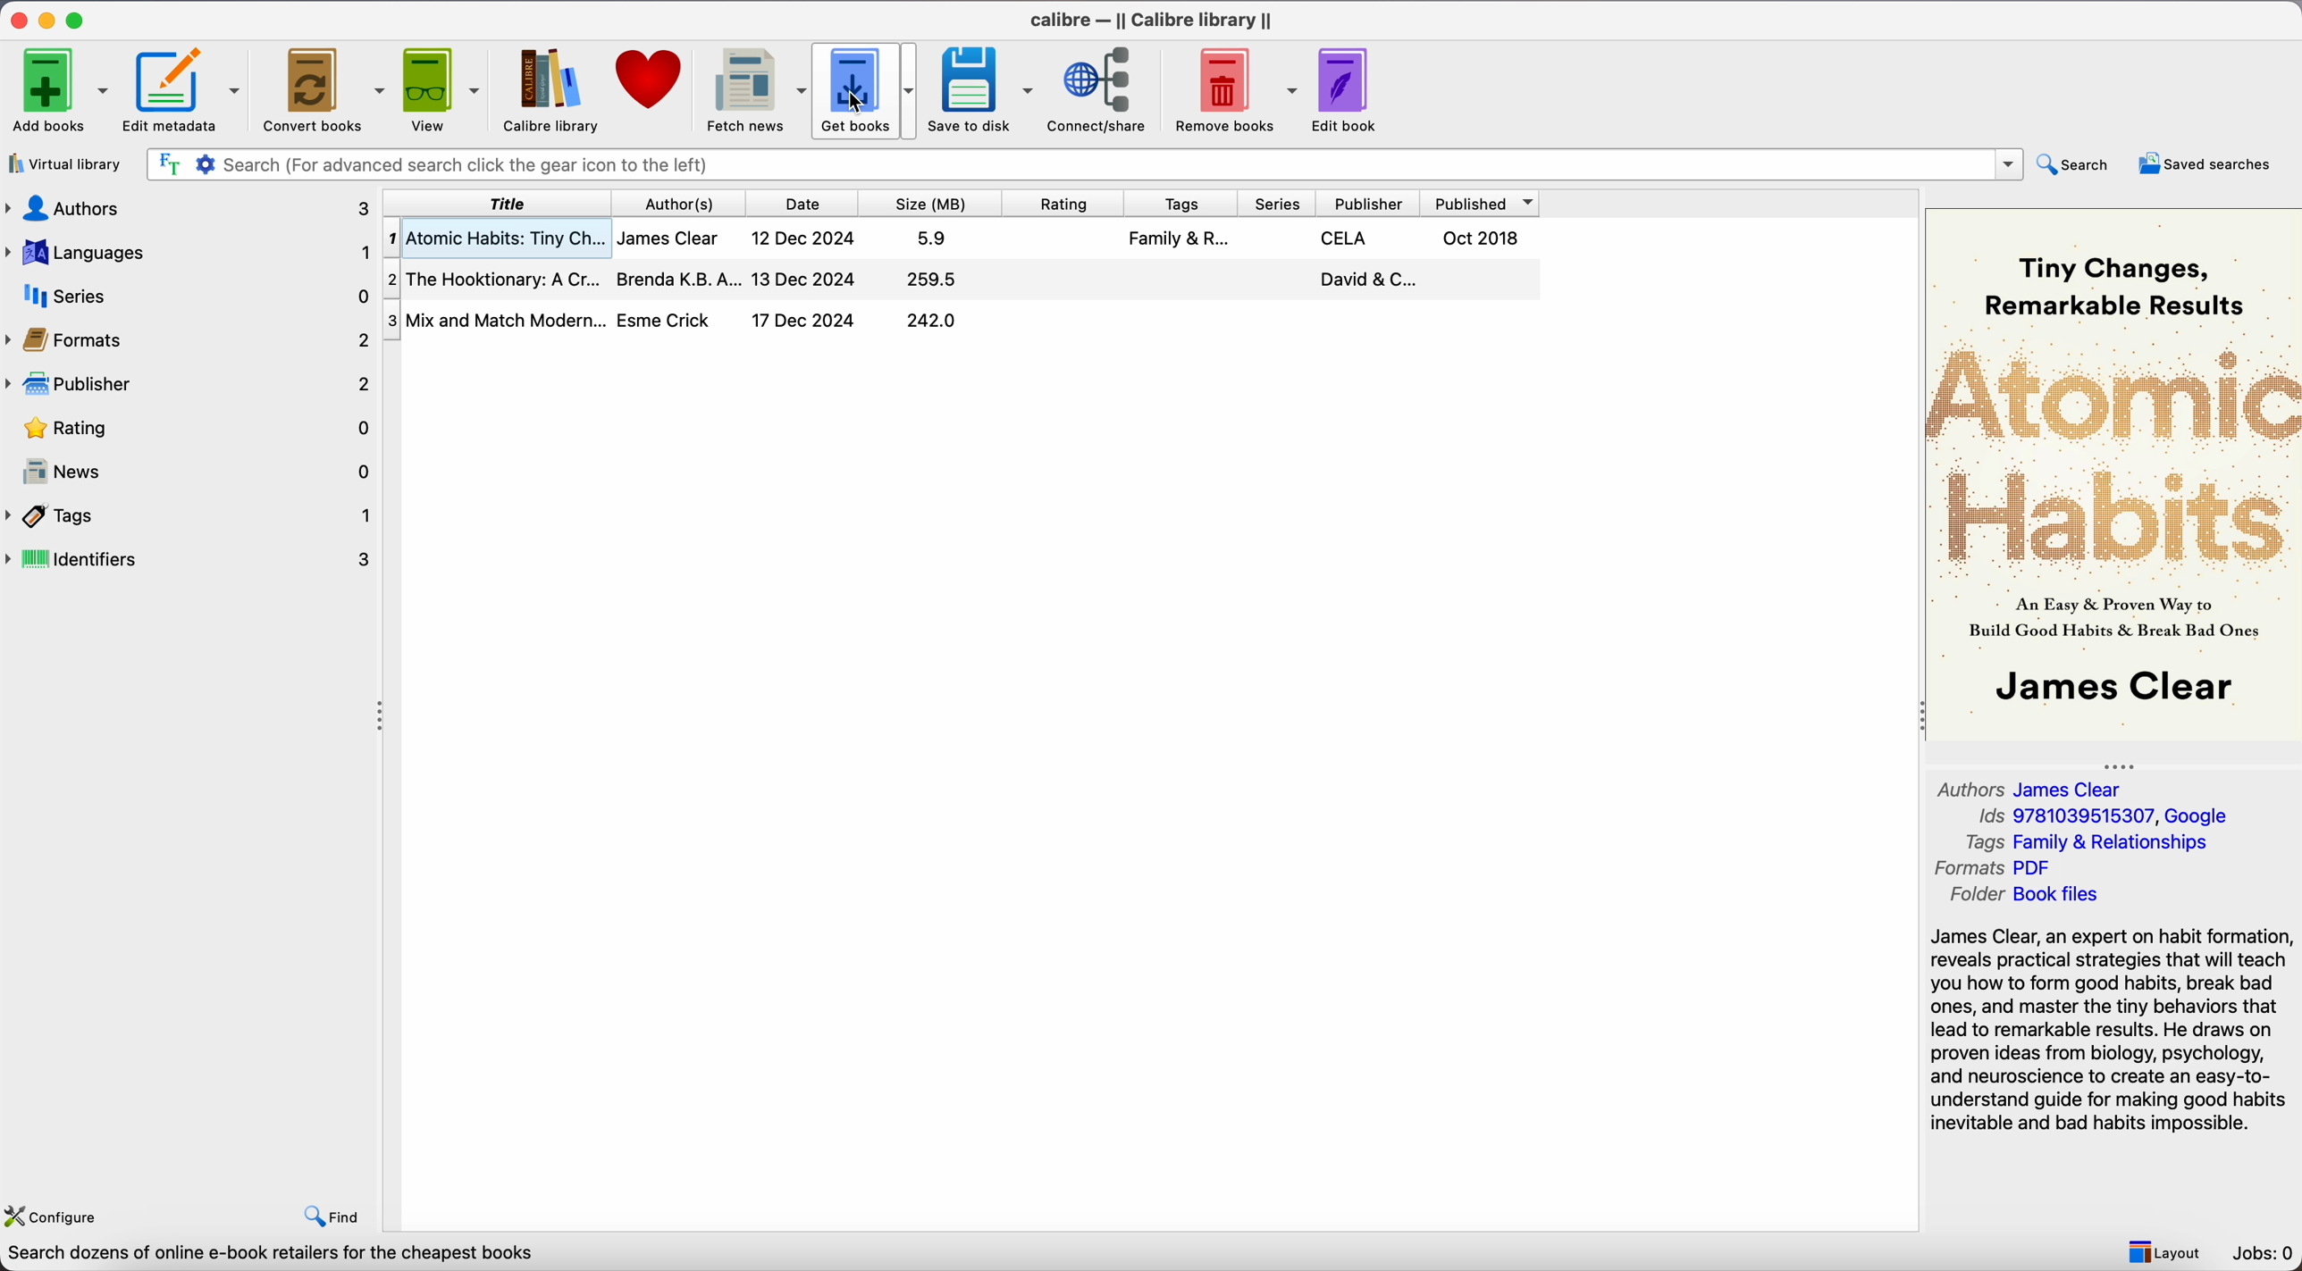 Image resolution: width=2302 pixels, height=1271 pixels. What do you see at coordinates (663, 320) in the screenshot?
I see `Esme Crick` at bounding box center [663, 320].